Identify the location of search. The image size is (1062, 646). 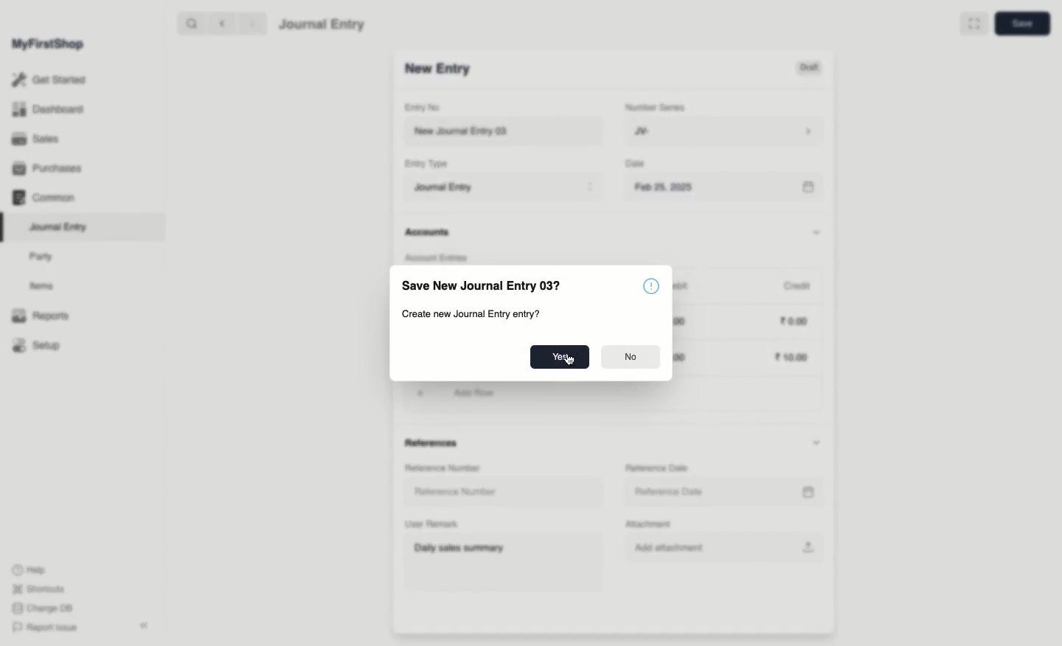
(188, 24).